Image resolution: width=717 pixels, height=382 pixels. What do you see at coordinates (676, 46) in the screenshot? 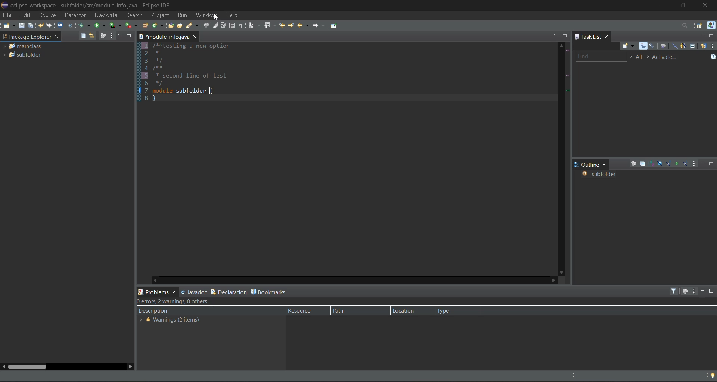
I see `hide completed tasks` at bounding box center [676, 46].